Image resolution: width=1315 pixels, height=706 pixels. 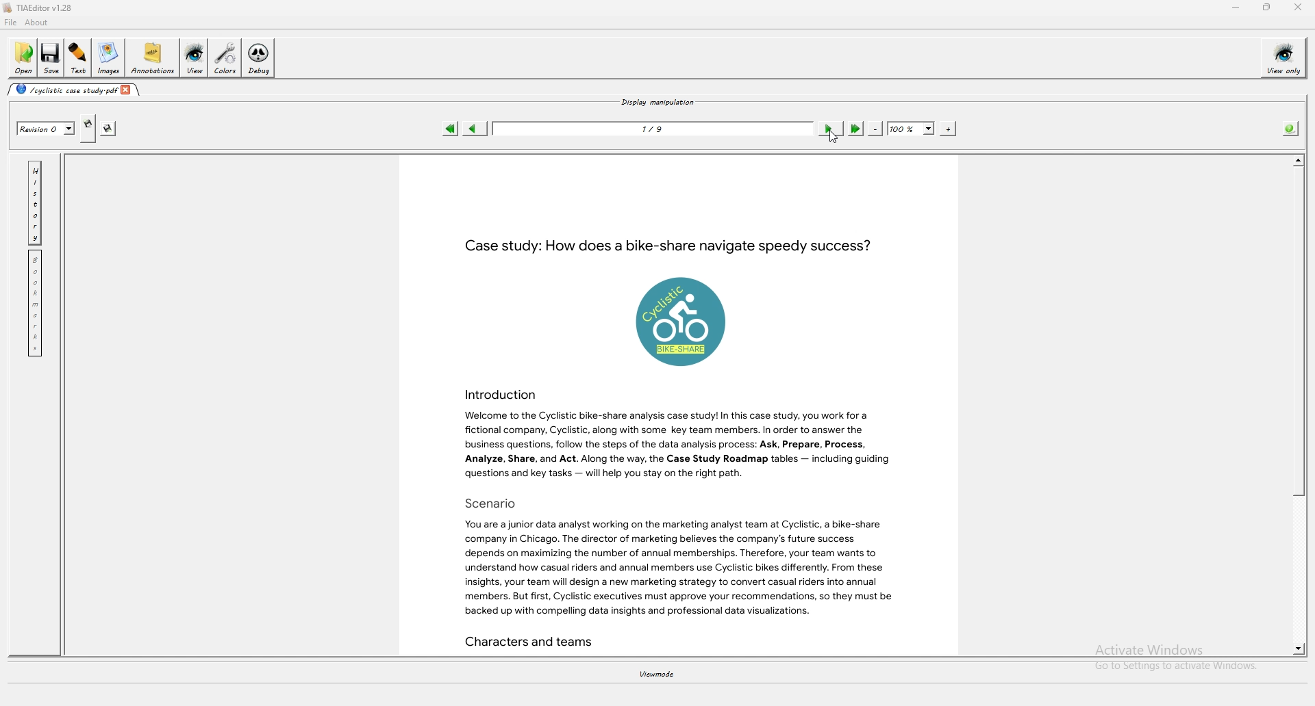 What do you see at coordinates (10, 23) in the screenshot?
I see `file` at bounding box center [10, 23].